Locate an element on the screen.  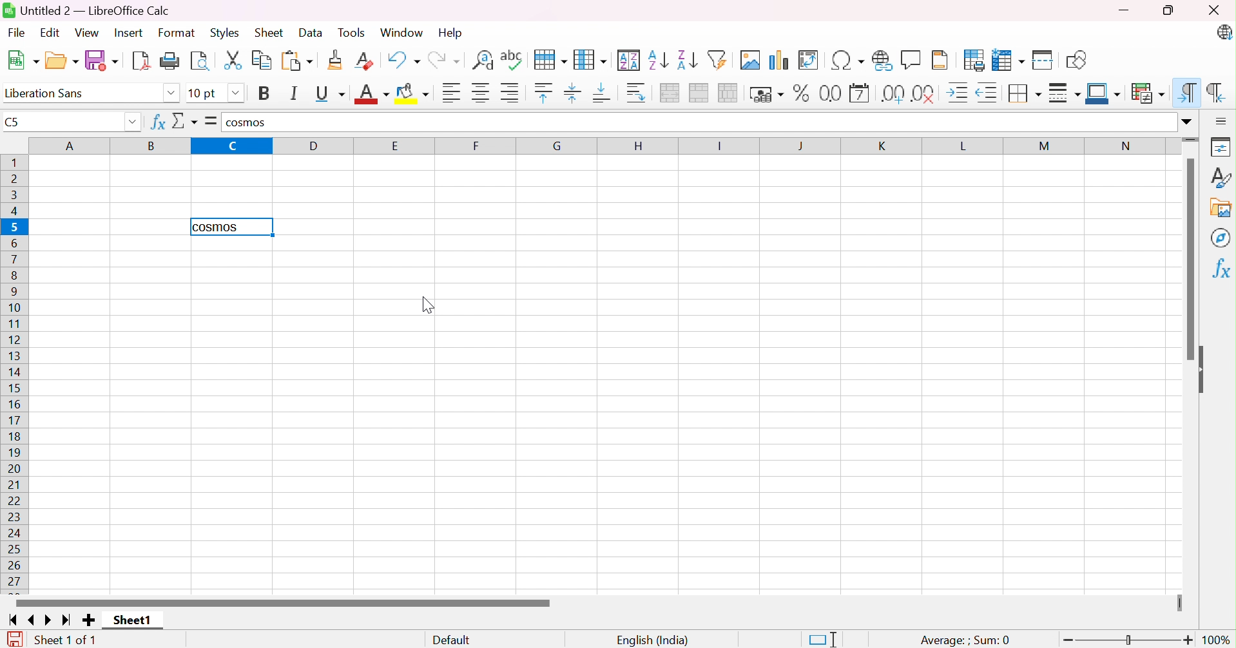
Insert Hyperlink is located at coordinates (884, 60).